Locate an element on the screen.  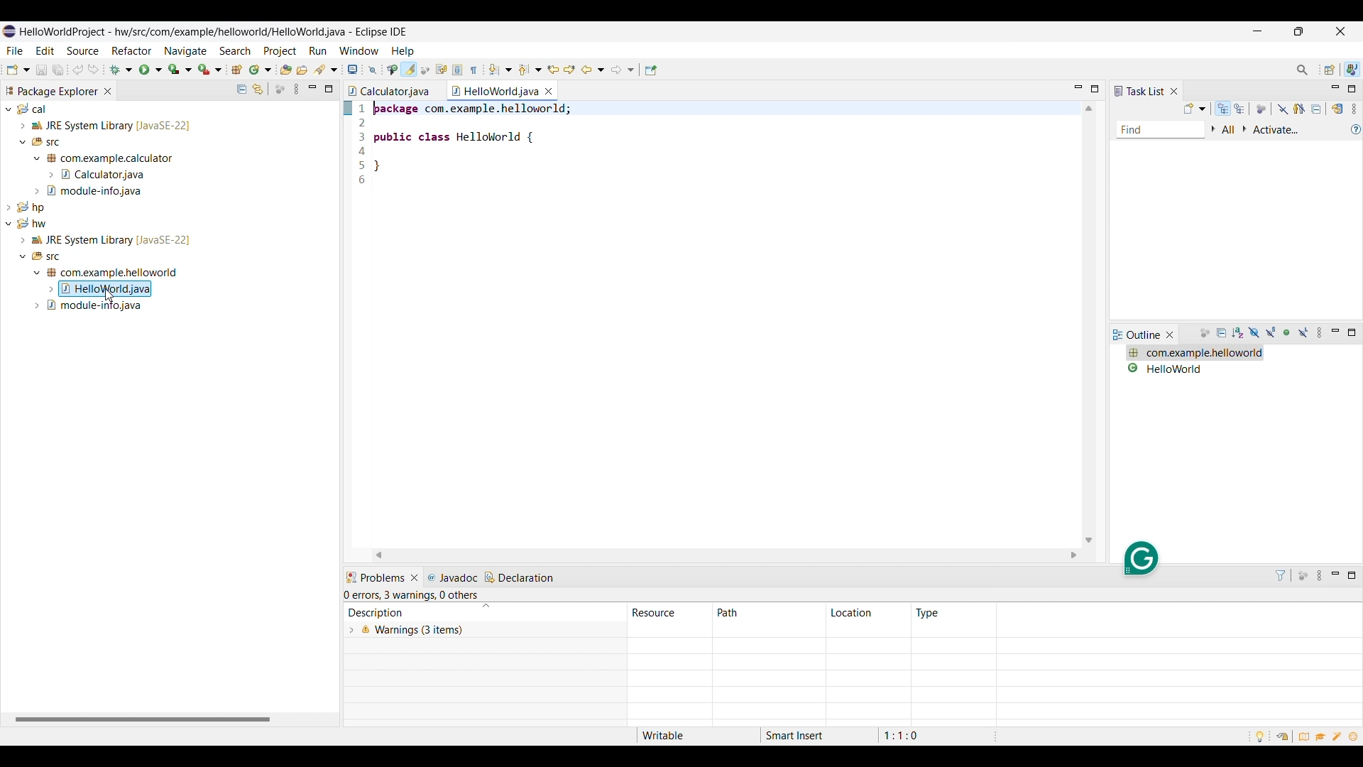
Focus on active task is located at coordinates (1205, 334).